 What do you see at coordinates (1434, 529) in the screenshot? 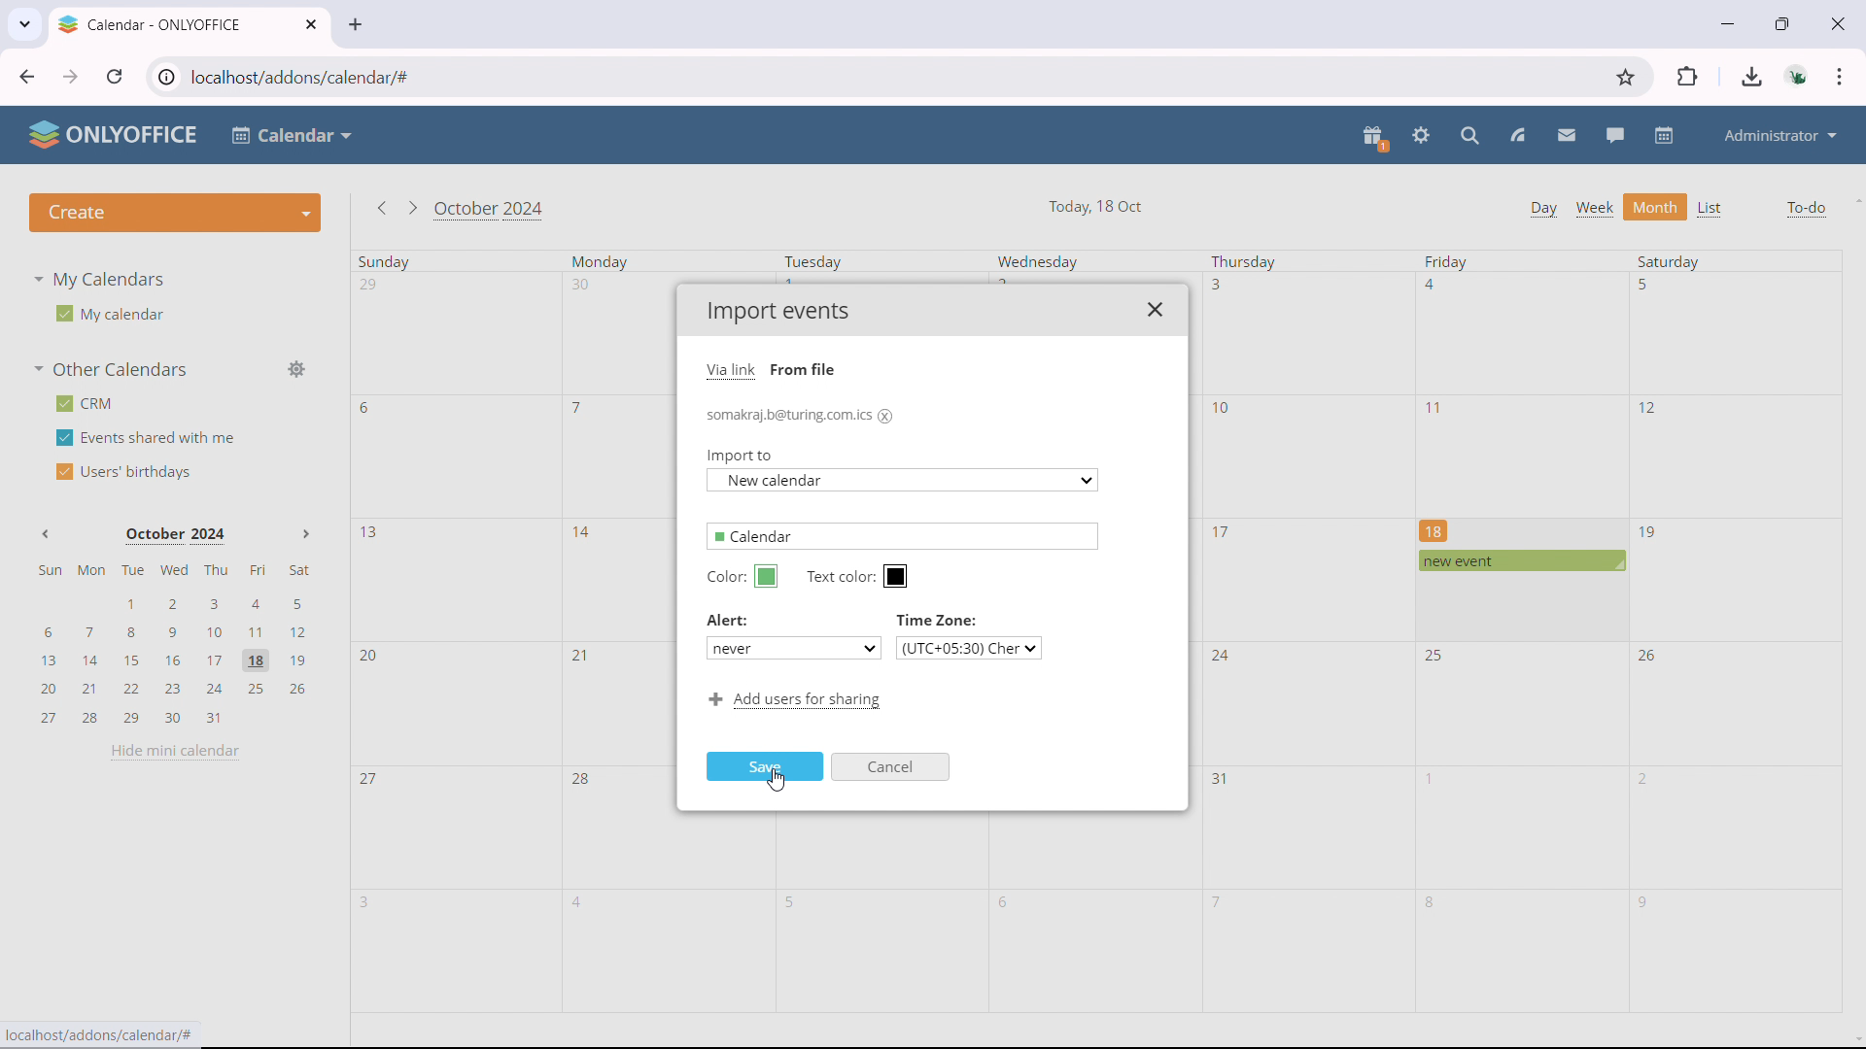
I see `18` at bounding box center [1434, 529].